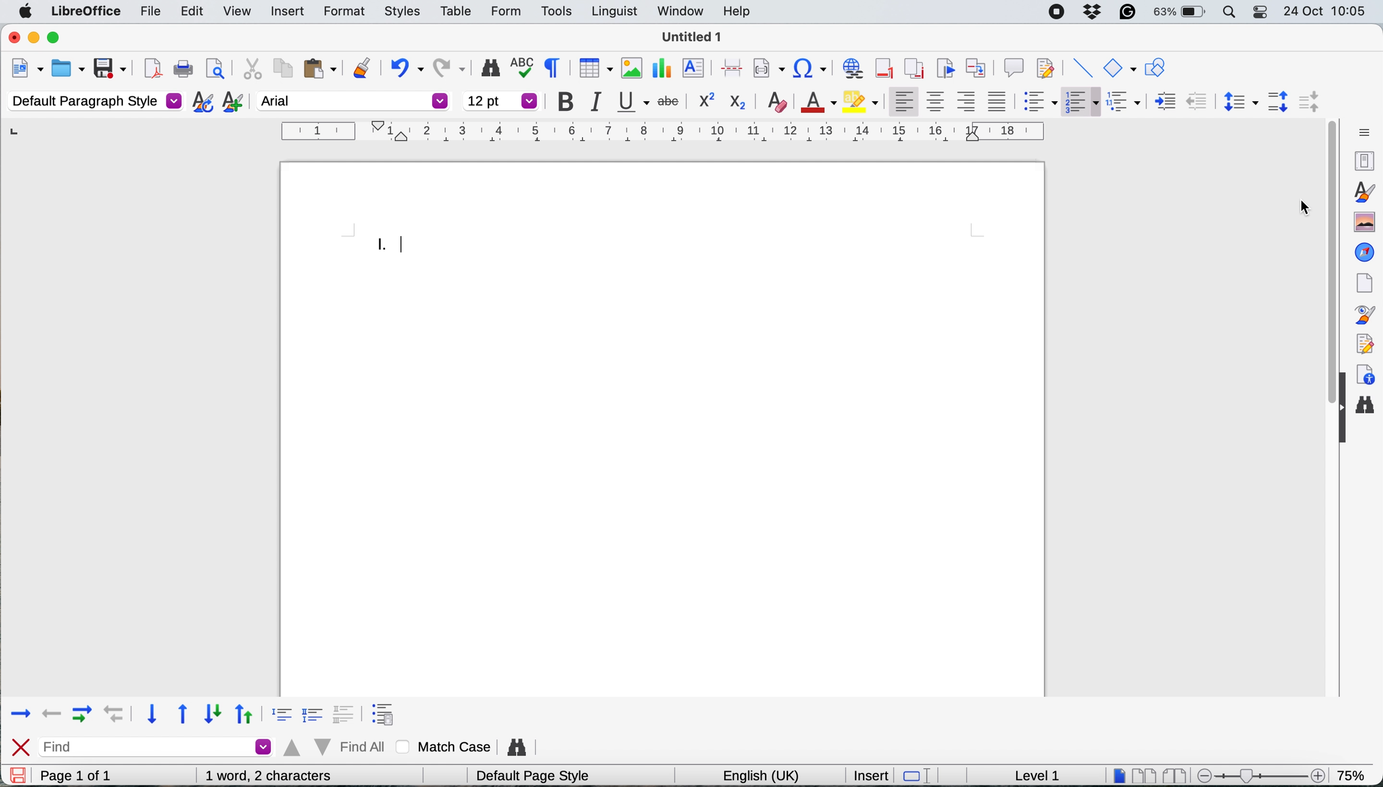  Describe the element at coordinates (1364, 375) in the screenshot. I see `accessibility checks` at that location.